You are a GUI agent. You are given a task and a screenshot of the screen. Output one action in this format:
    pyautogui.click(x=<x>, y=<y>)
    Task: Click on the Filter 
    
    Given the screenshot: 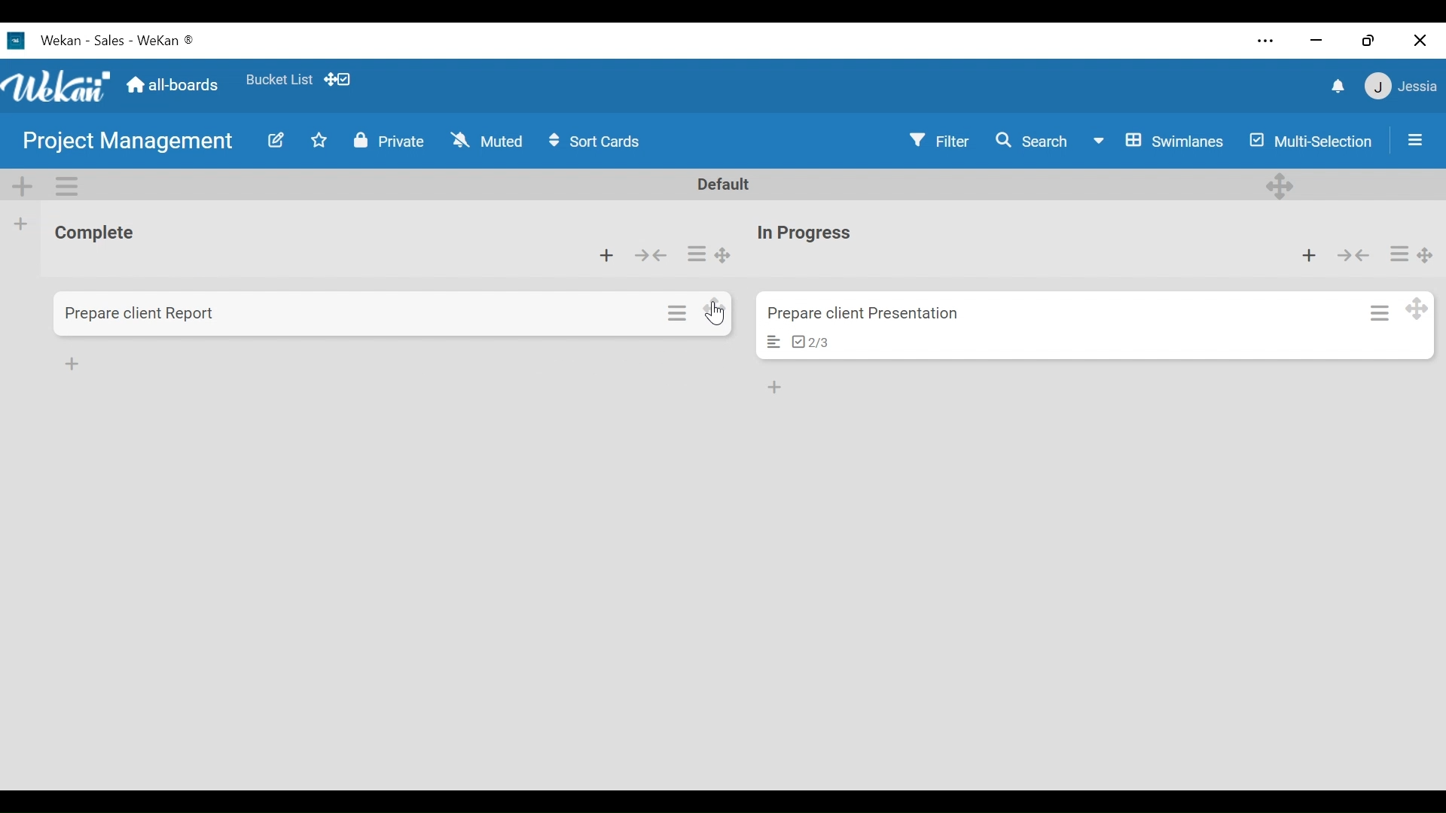 What is the action you would take?
    pyautogui.click(x=941, y=142)
    